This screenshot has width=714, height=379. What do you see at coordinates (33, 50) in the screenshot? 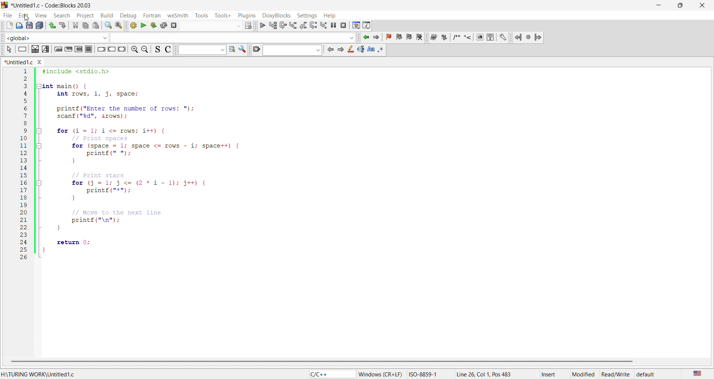
I see `icon` at bounding box center [33, 50].